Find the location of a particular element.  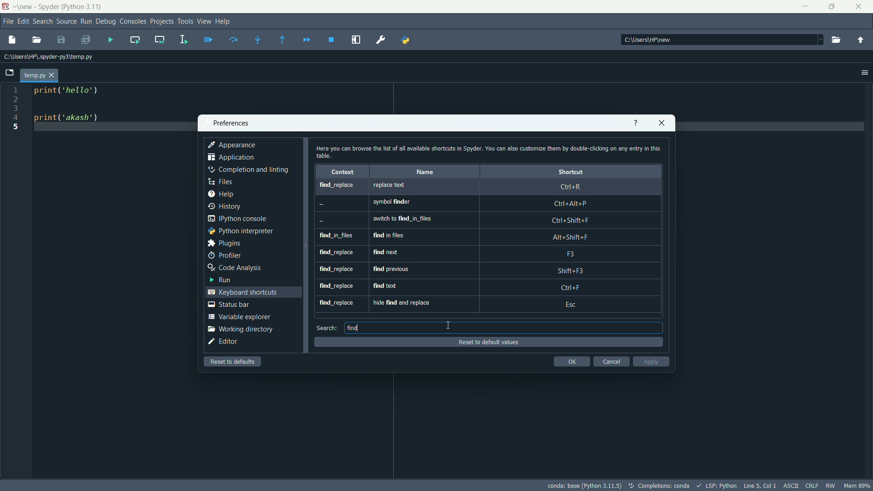

2 is located at coordinates (15, 99).